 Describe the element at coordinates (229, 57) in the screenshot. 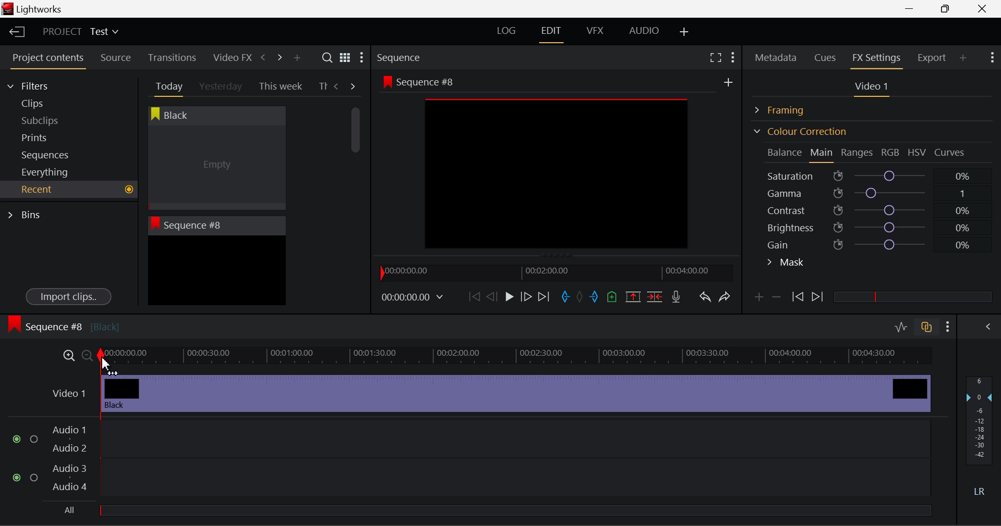

I see `Video FX` at that location.